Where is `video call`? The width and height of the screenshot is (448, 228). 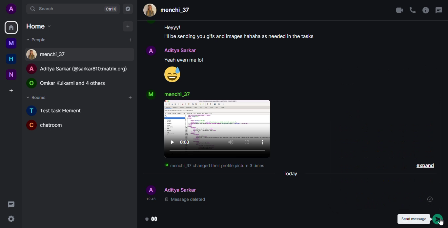 video call is located at coordinates (397, 10).